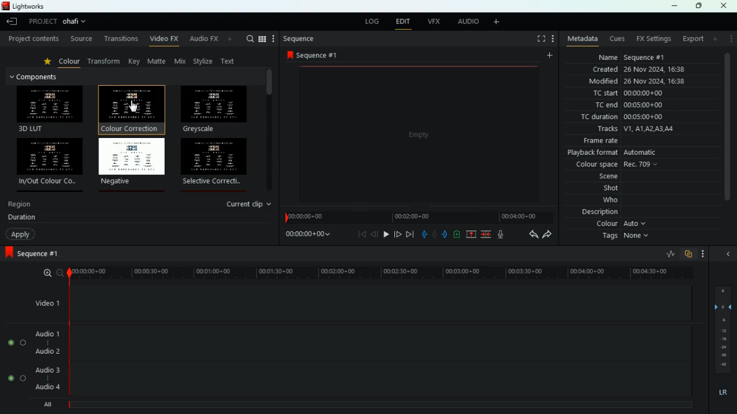  What do you see at coordinates (81, 39) in the screenshot?
I see `source` at bounding box center [81, 39].